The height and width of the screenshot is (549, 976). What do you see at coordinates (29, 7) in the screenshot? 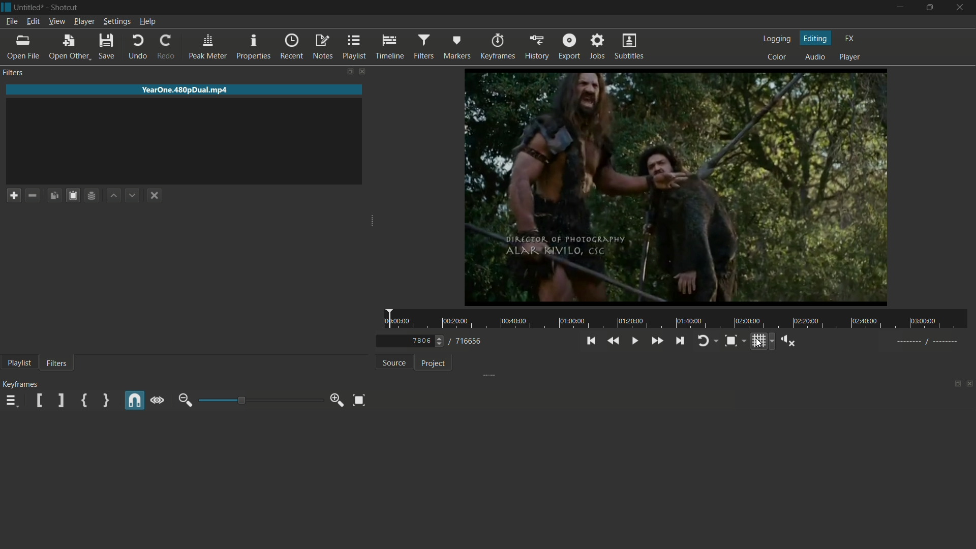
I see `project name` at bounding box center [29, 7].